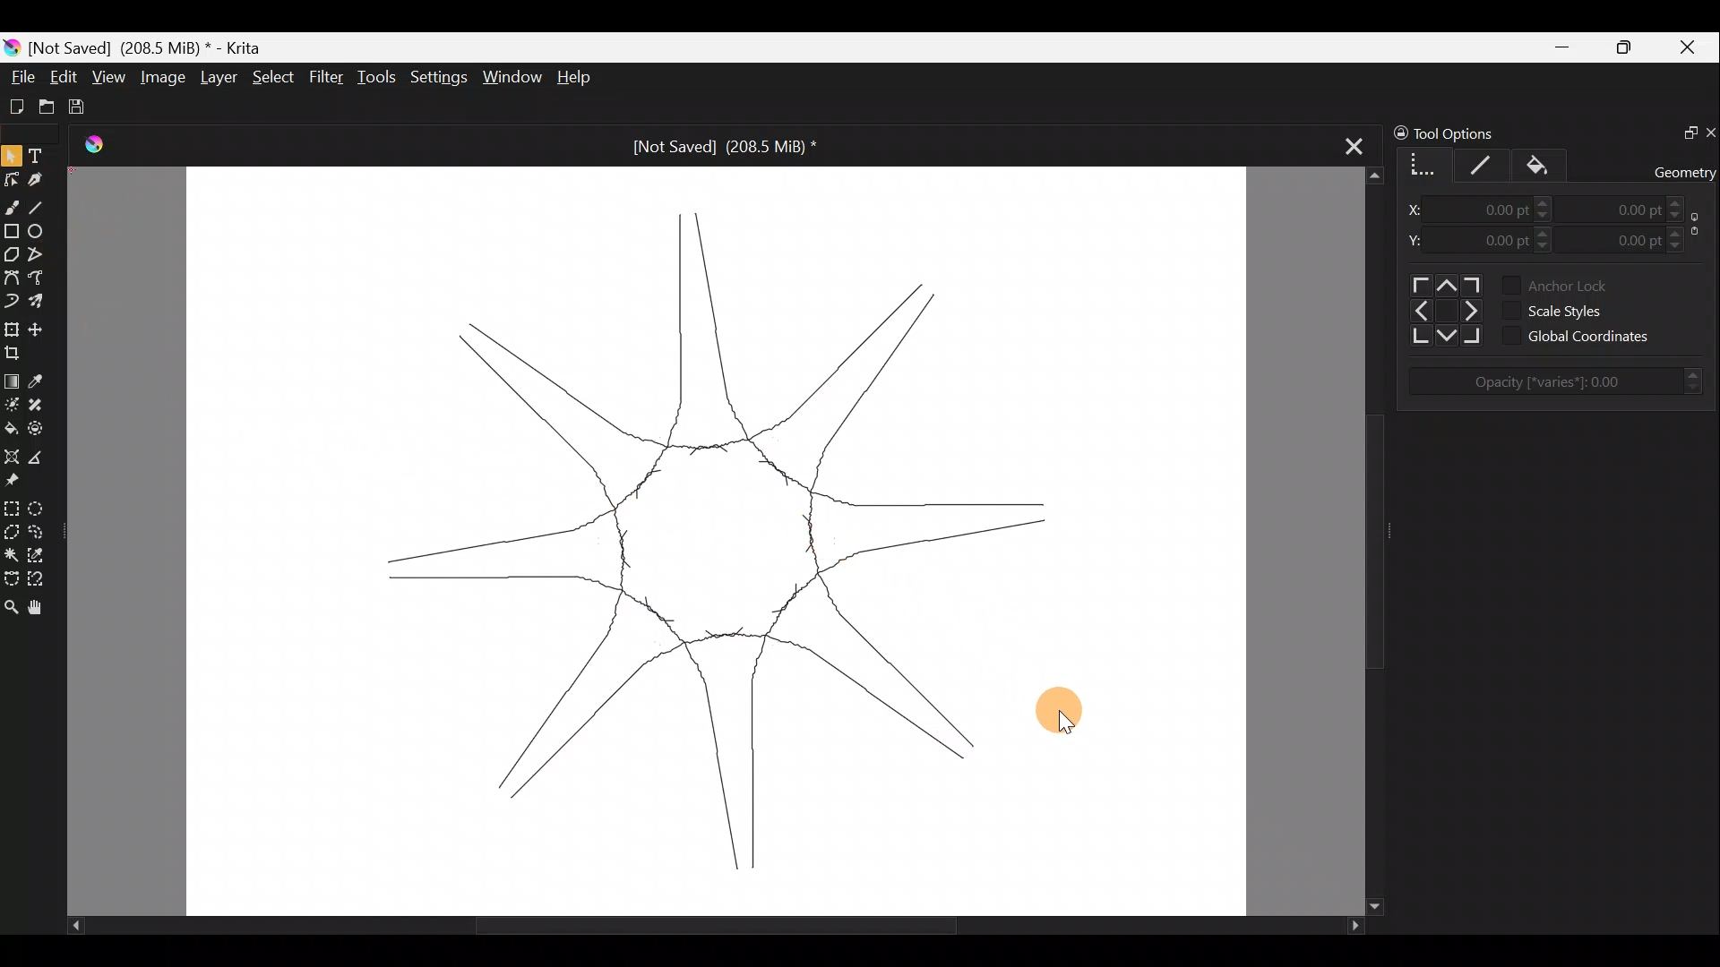 The height and width of the screenshot is (967, 1720). What do you see at coordinates (11, 253) in the screenshot?
I see `Polygon` at bounding box center [11, 253].